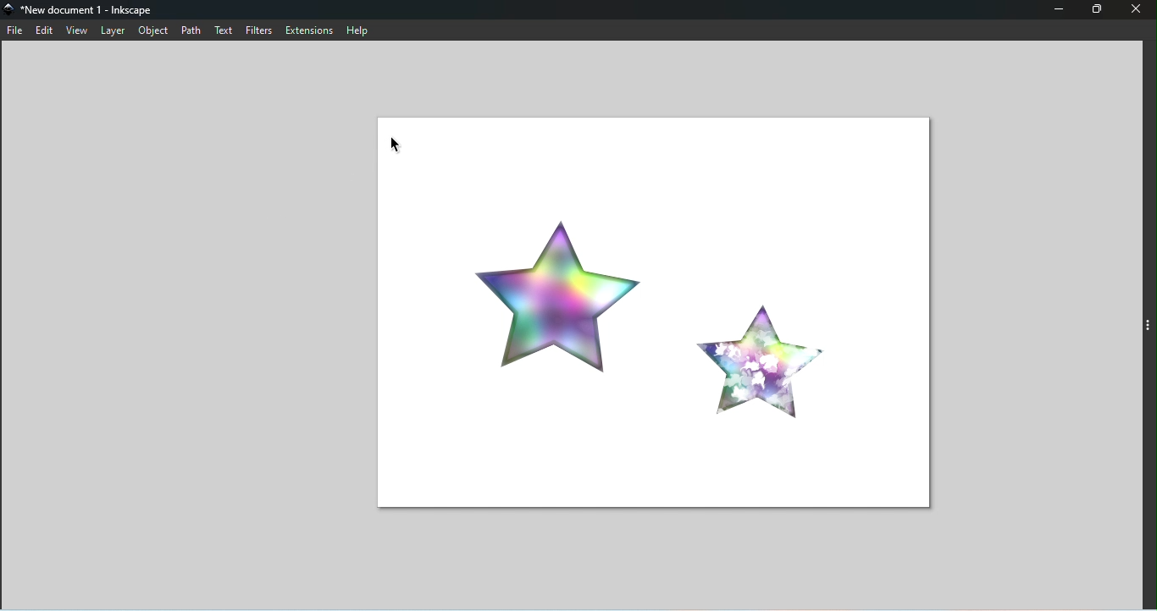  Describe the element at coordinates (360, 30) in the screenshot. I see `Help` at that location.